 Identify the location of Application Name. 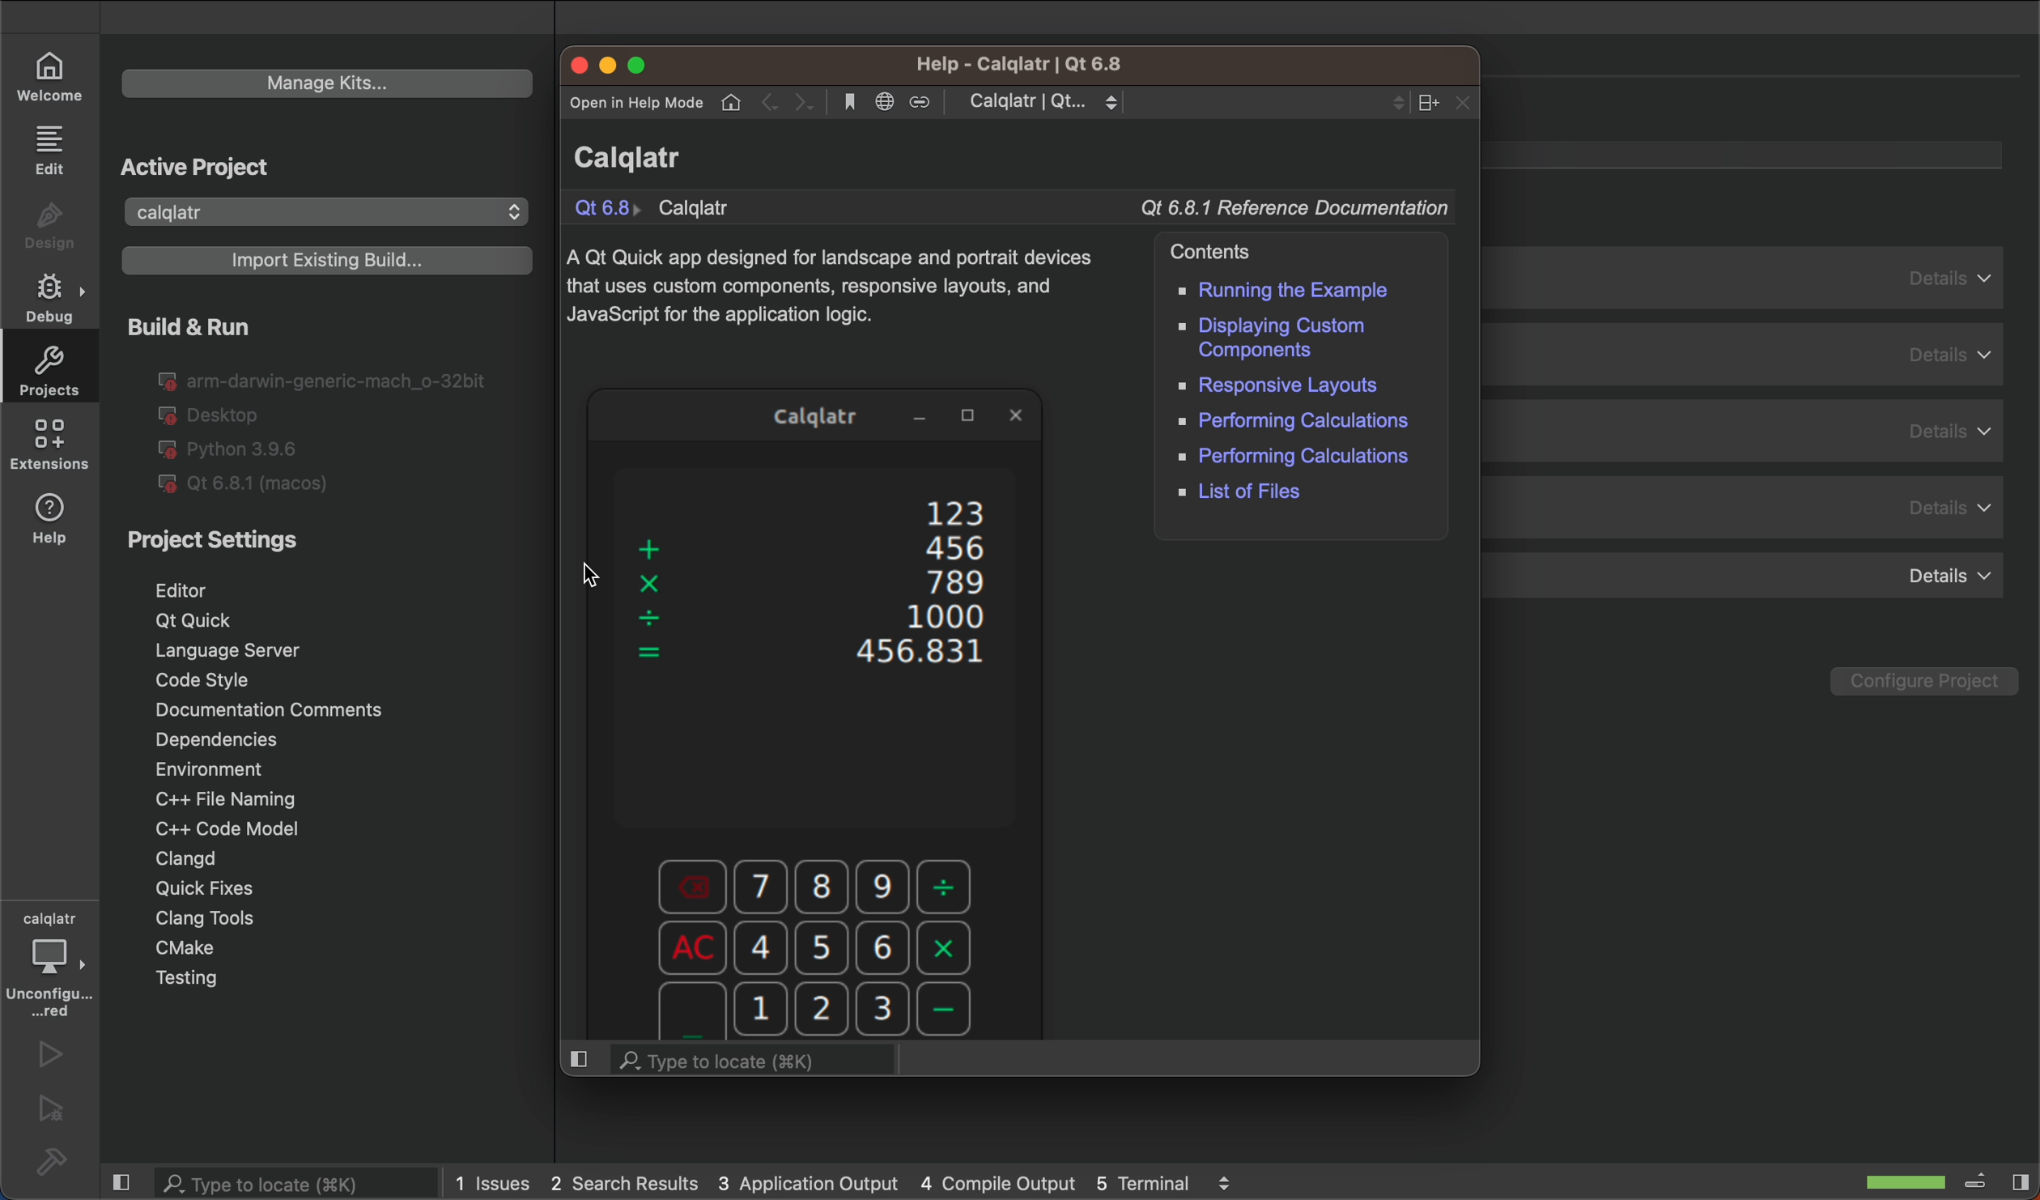
(739, 416).